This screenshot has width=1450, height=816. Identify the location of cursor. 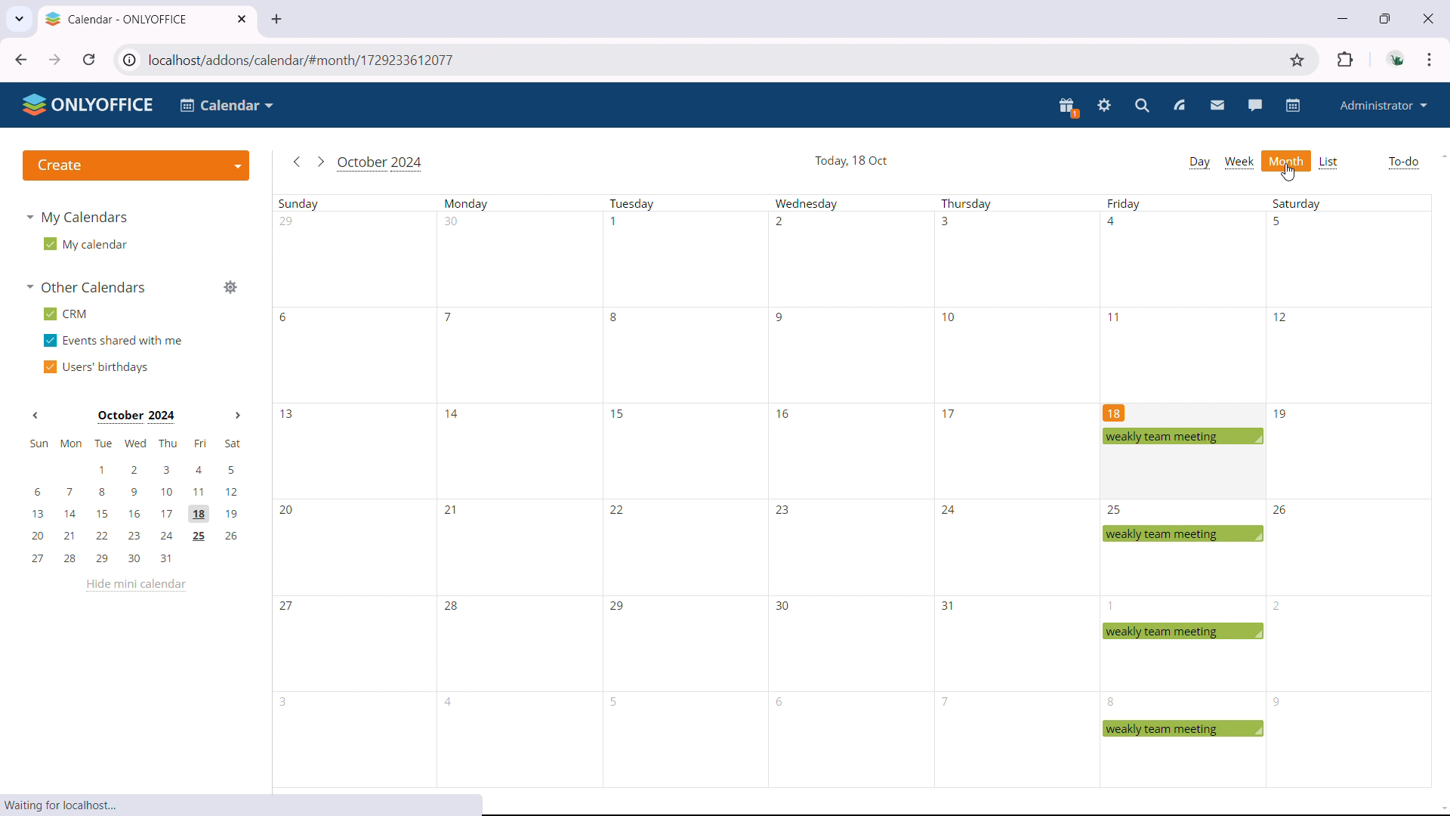
(1289, 172).